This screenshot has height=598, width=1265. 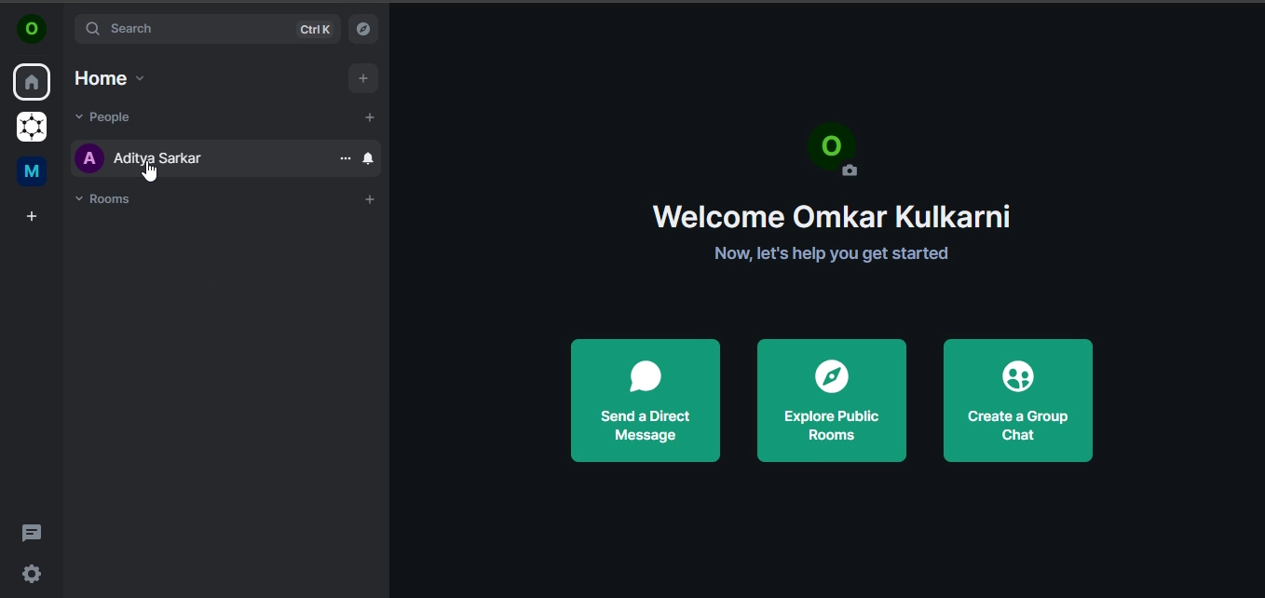 I want to click on threads, so click(x=32, y=531).